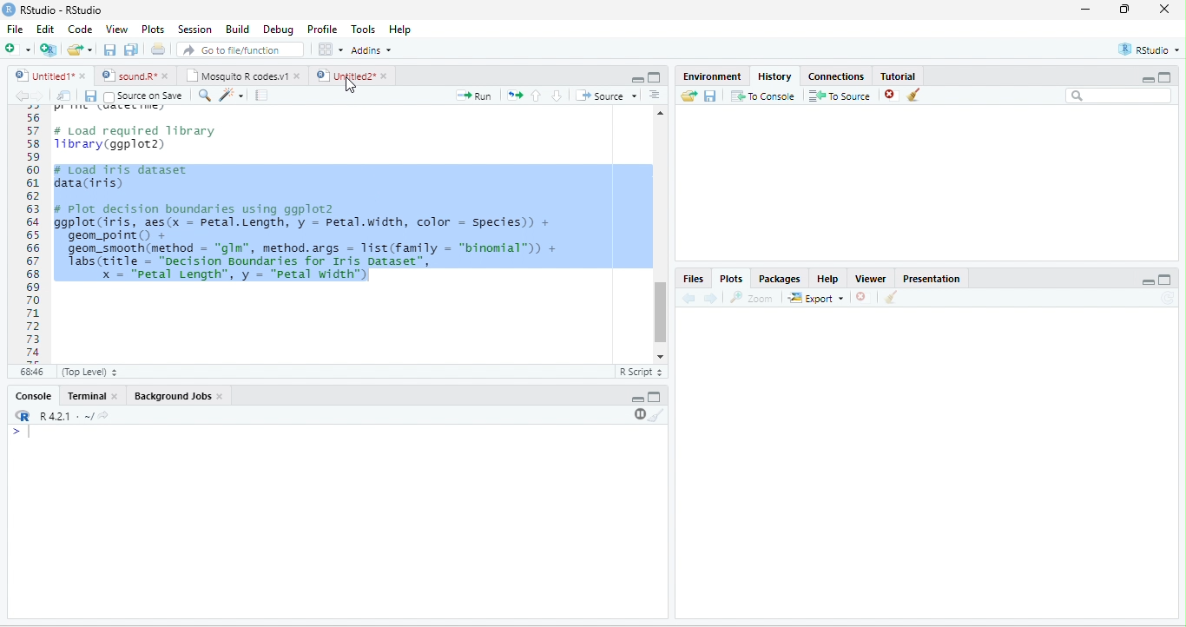 This screenshot has width=1186, height=627. What do you see at coordinates (303, 221) in the screenshot?
I see `# Plot decision boundaries using ggplot2
ggplot(iris, aes(x = petal.Length, y = Petal.width, color = Species) +
geom_point() +` at bounding box center [303, 221].